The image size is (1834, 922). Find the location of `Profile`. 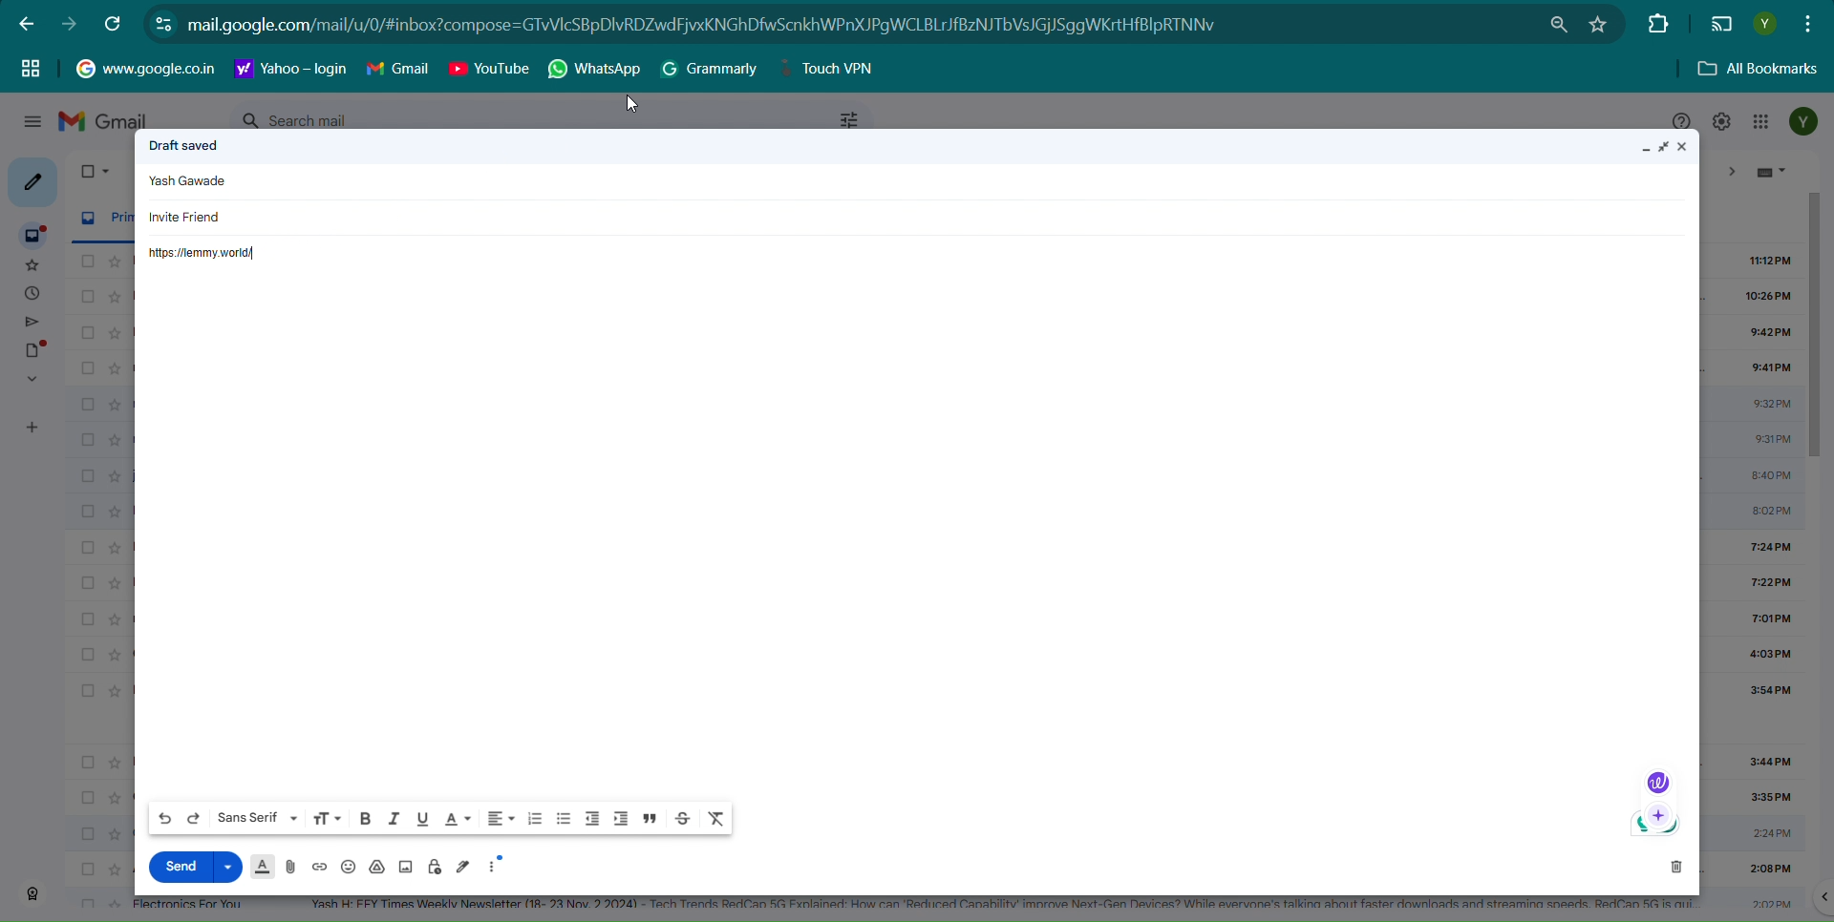

Profile is located at coordinates (1764, 24).